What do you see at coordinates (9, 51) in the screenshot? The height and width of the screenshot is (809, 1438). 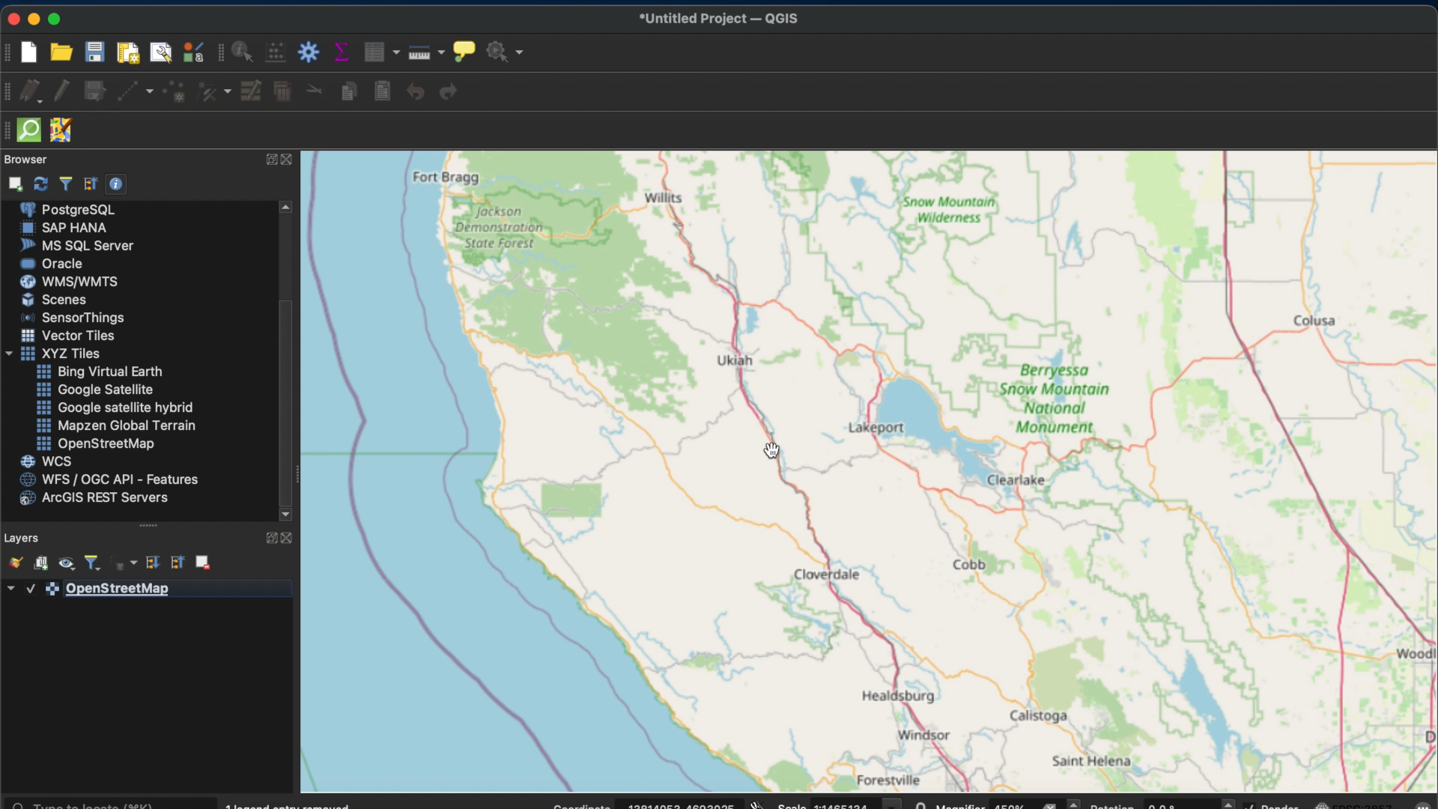 I see `project toolbar` at bounding box center [9, 51].